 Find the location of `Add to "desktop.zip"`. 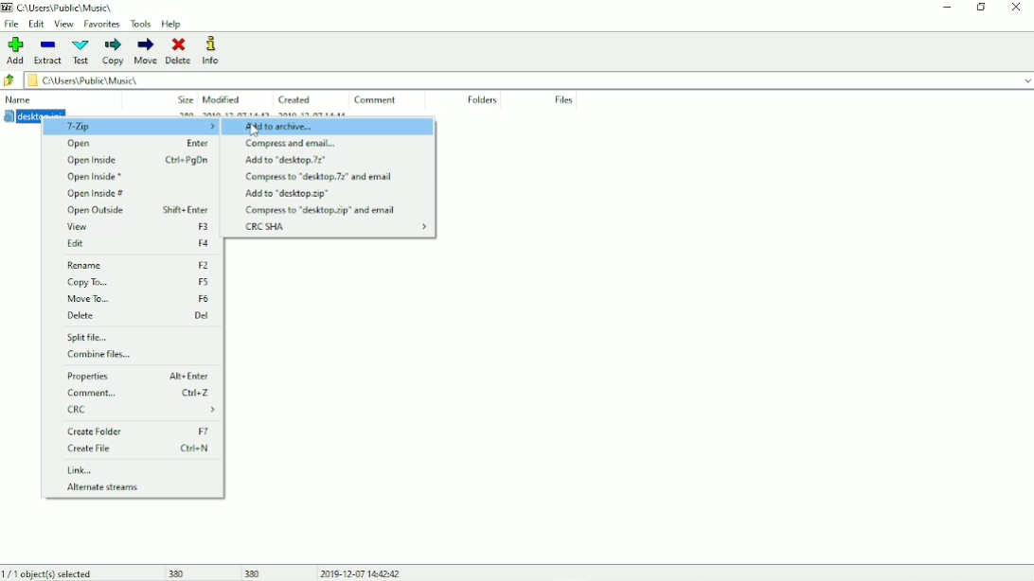

Add to "desktop.zip" is located at coordinates (290, 194).